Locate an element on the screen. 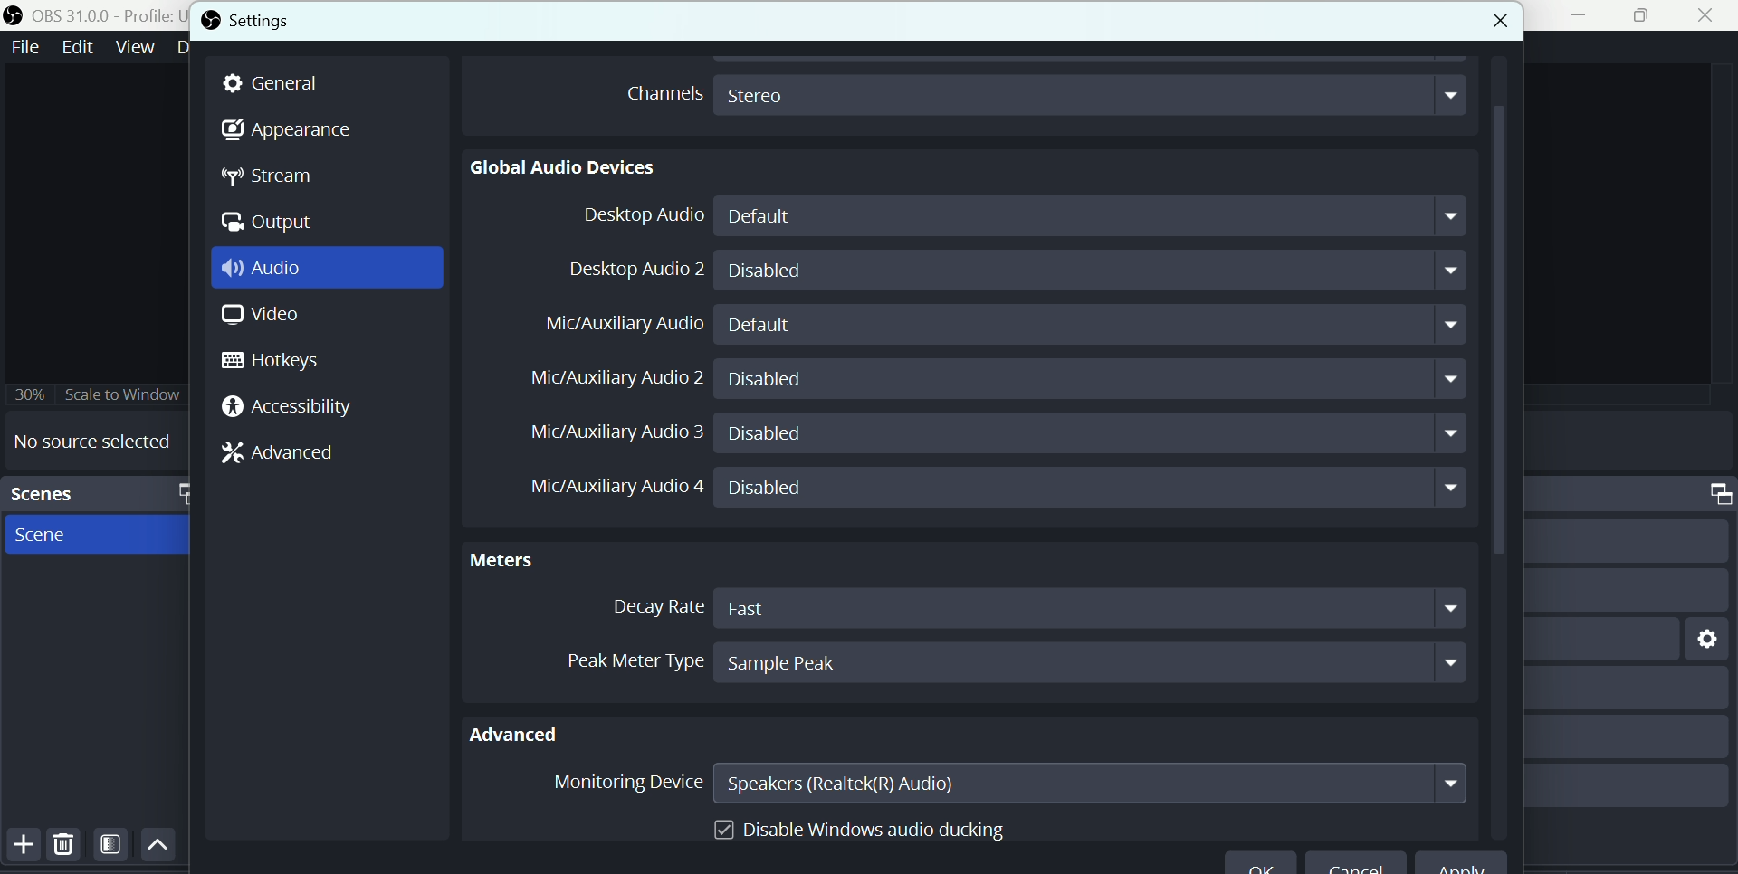 This screenshot has width=1738, height=874. Global Audio Devices is located at coordinates (565, 166).